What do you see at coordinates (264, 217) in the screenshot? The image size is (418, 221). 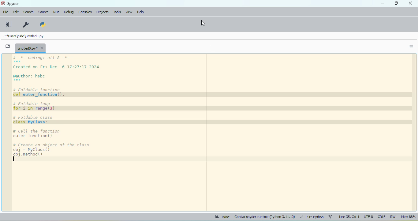 I see `conda: spyder-runtime (python 3. 11. 10)` at bounding box center [264, 217].